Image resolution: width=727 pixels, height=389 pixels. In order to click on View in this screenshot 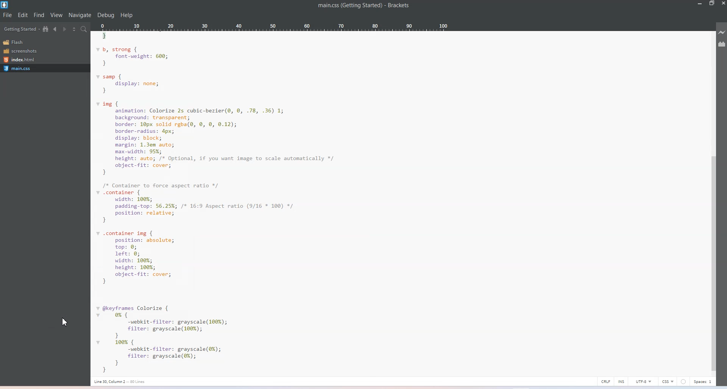, I will do `click(56, 16)`.